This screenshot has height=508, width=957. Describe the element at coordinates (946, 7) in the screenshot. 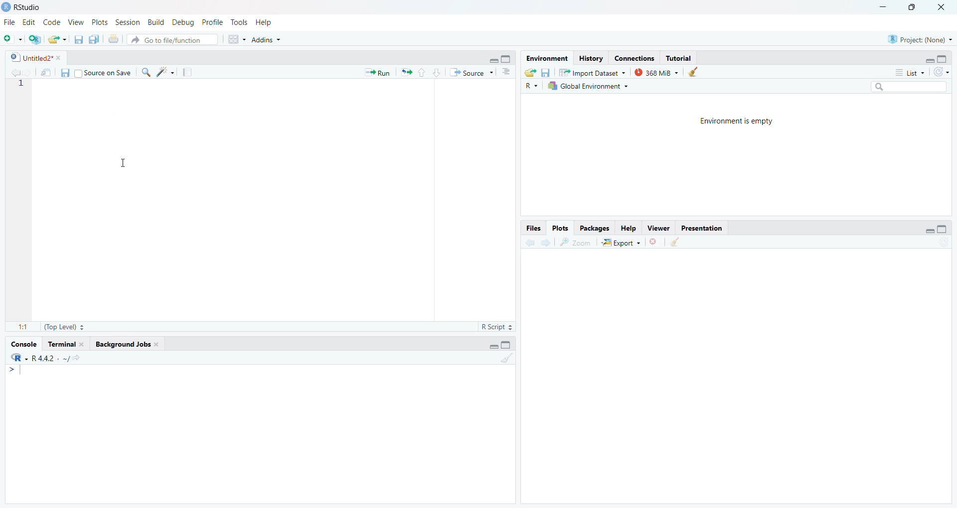

I see `close` at that location.